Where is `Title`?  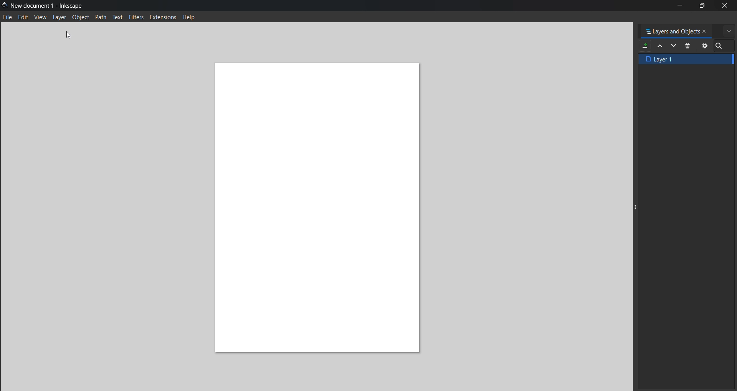 Title is located at coordinates (49, 5).